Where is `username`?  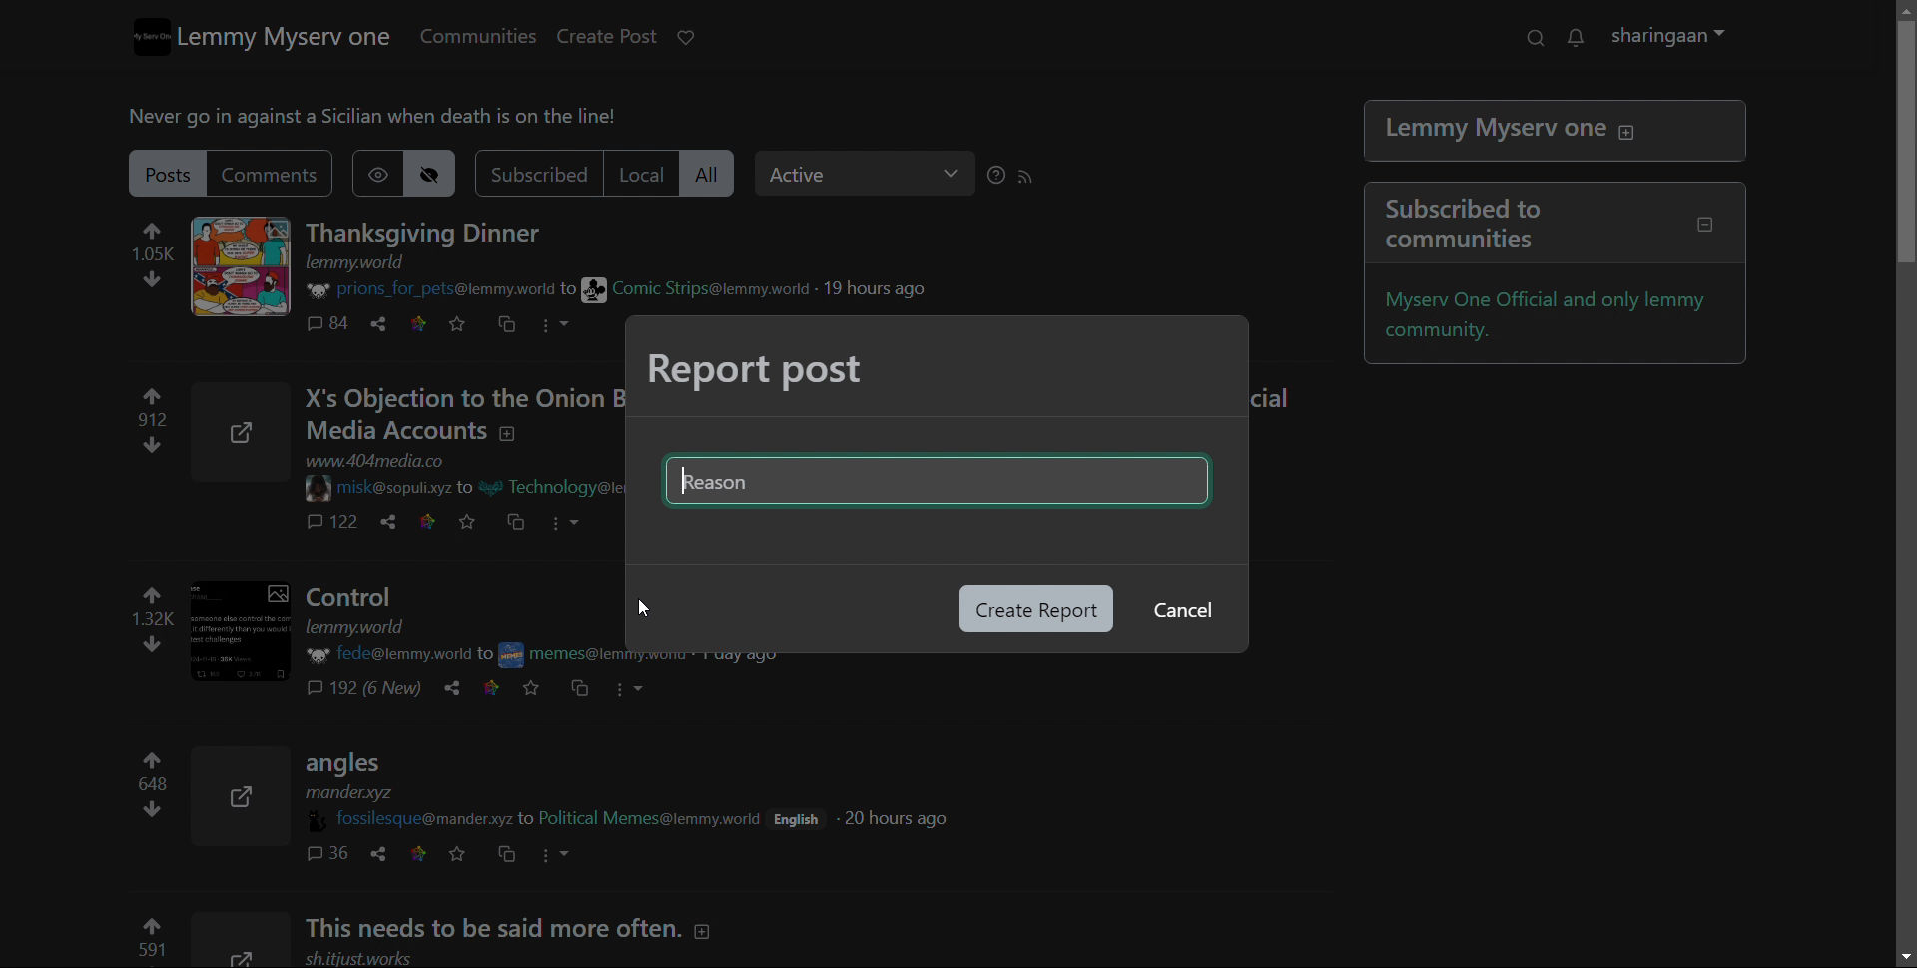 username is located at coordinates (389, 654).